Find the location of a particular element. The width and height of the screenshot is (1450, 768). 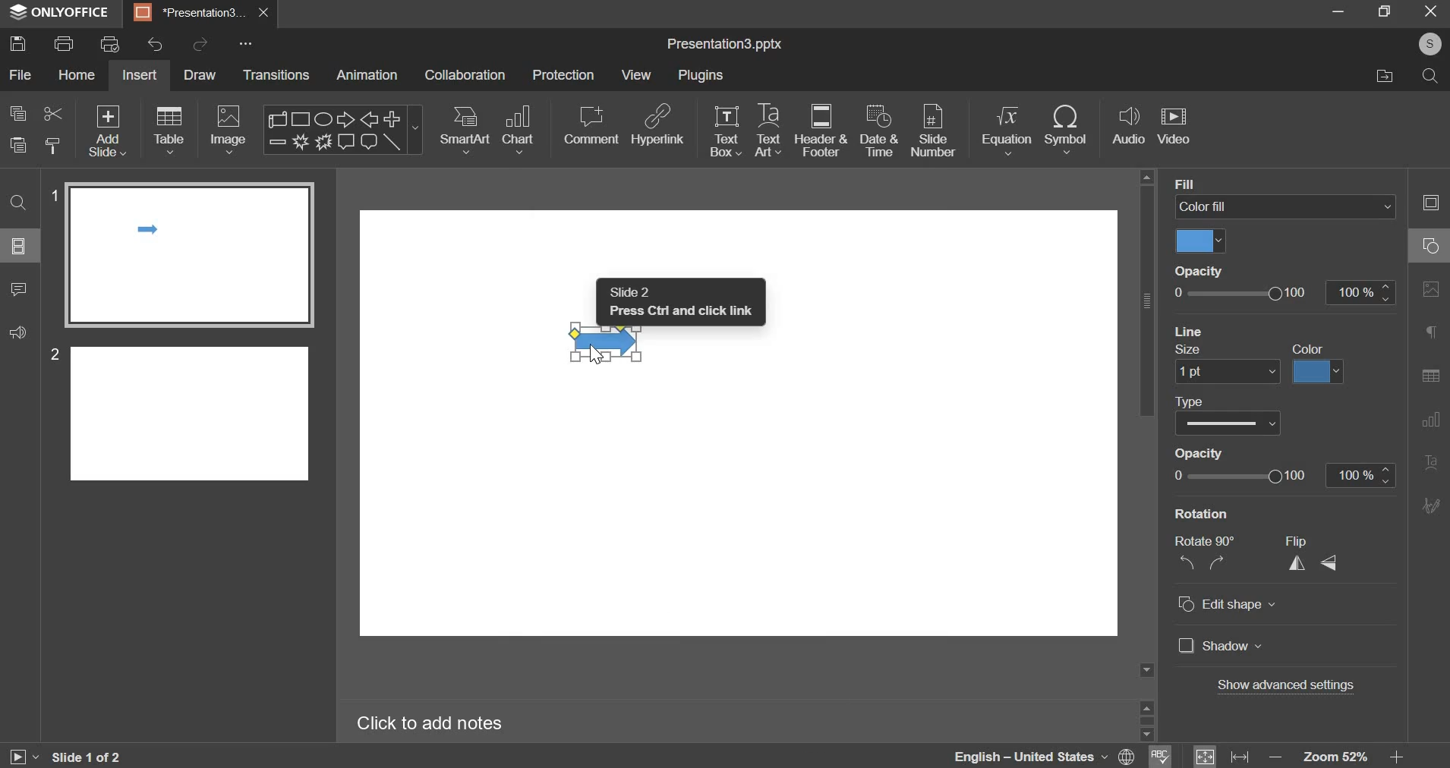

Chart settings is located at coordinates (1431, 420).